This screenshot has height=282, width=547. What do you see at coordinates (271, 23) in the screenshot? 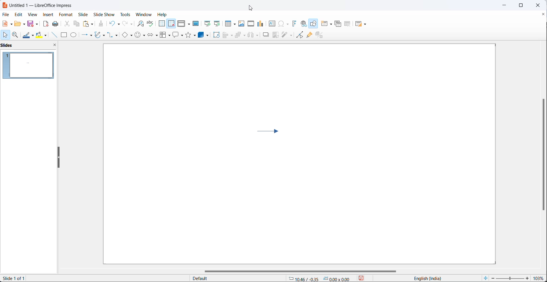
I see `insert text` at bounding box center [271, 23].